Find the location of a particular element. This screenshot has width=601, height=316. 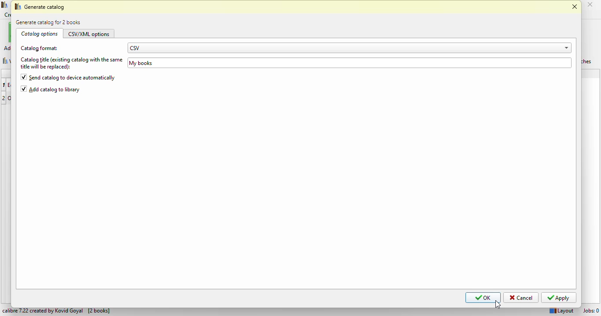

cursor is located at coordinates (497, 305).